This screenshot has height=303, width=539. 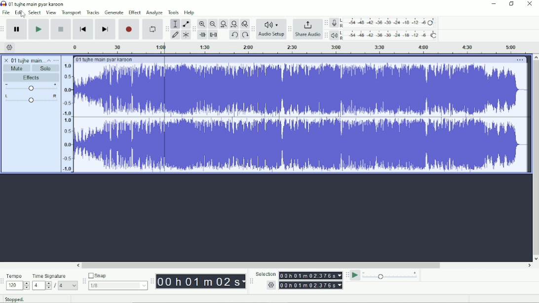 What do you see at coordinates (22, 59) in the screenshot?
I see `Track title` at bounding box center [22, 59].